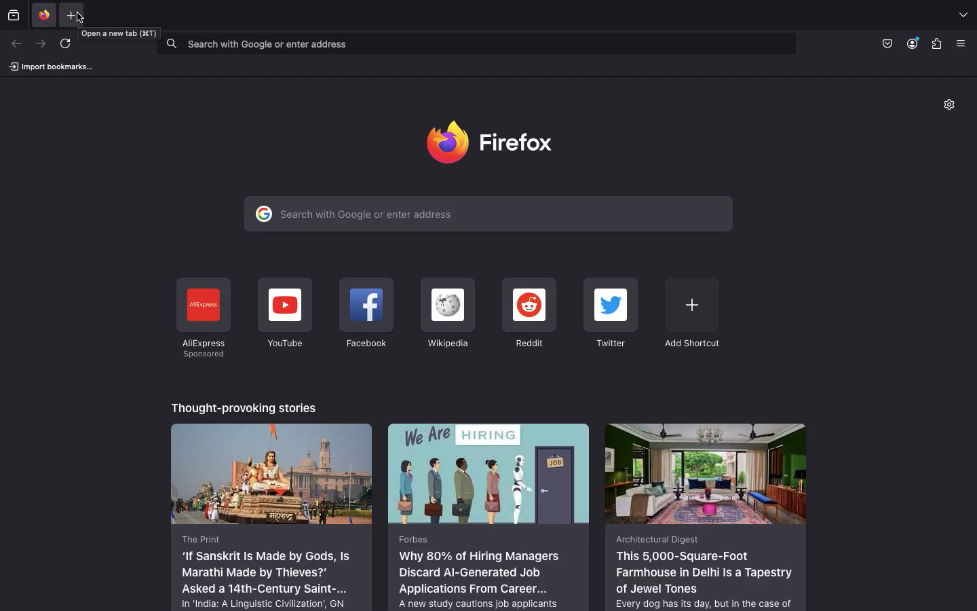 The width and height of the screenshot is (977, 611). What do you see at coordinates (446, 314) in the screenshot?
I see `Wikipedia` at bounding box center [446, 314].